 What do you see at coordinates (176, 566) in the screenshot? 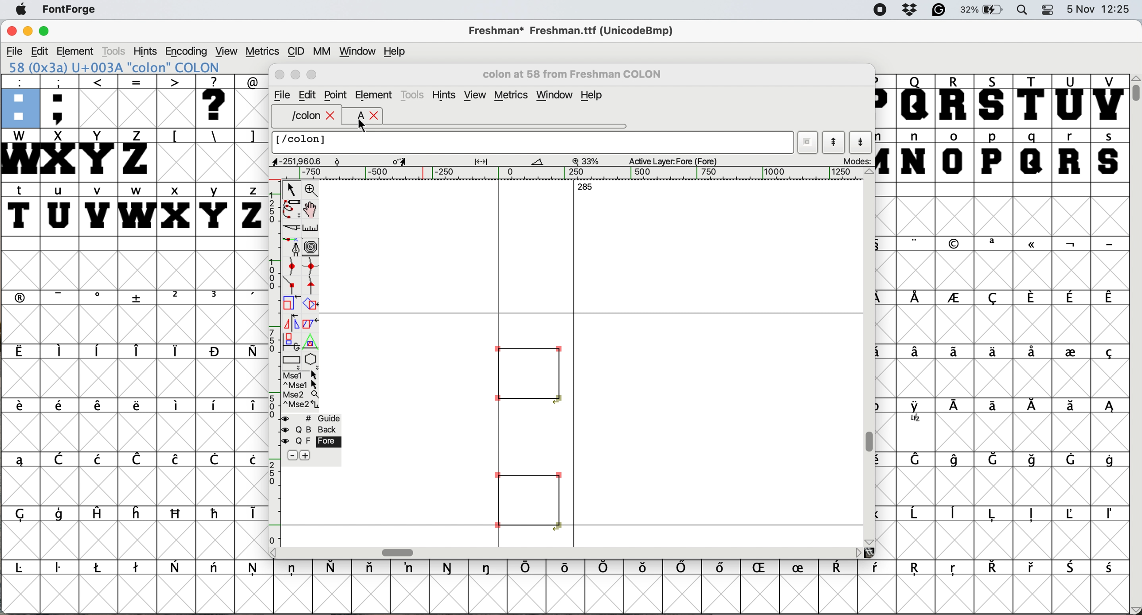
I see `symbol` at bounding box center [176, 566].